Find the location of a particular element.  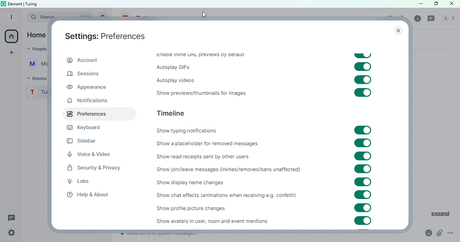

People is located at coordinates (447, 19).